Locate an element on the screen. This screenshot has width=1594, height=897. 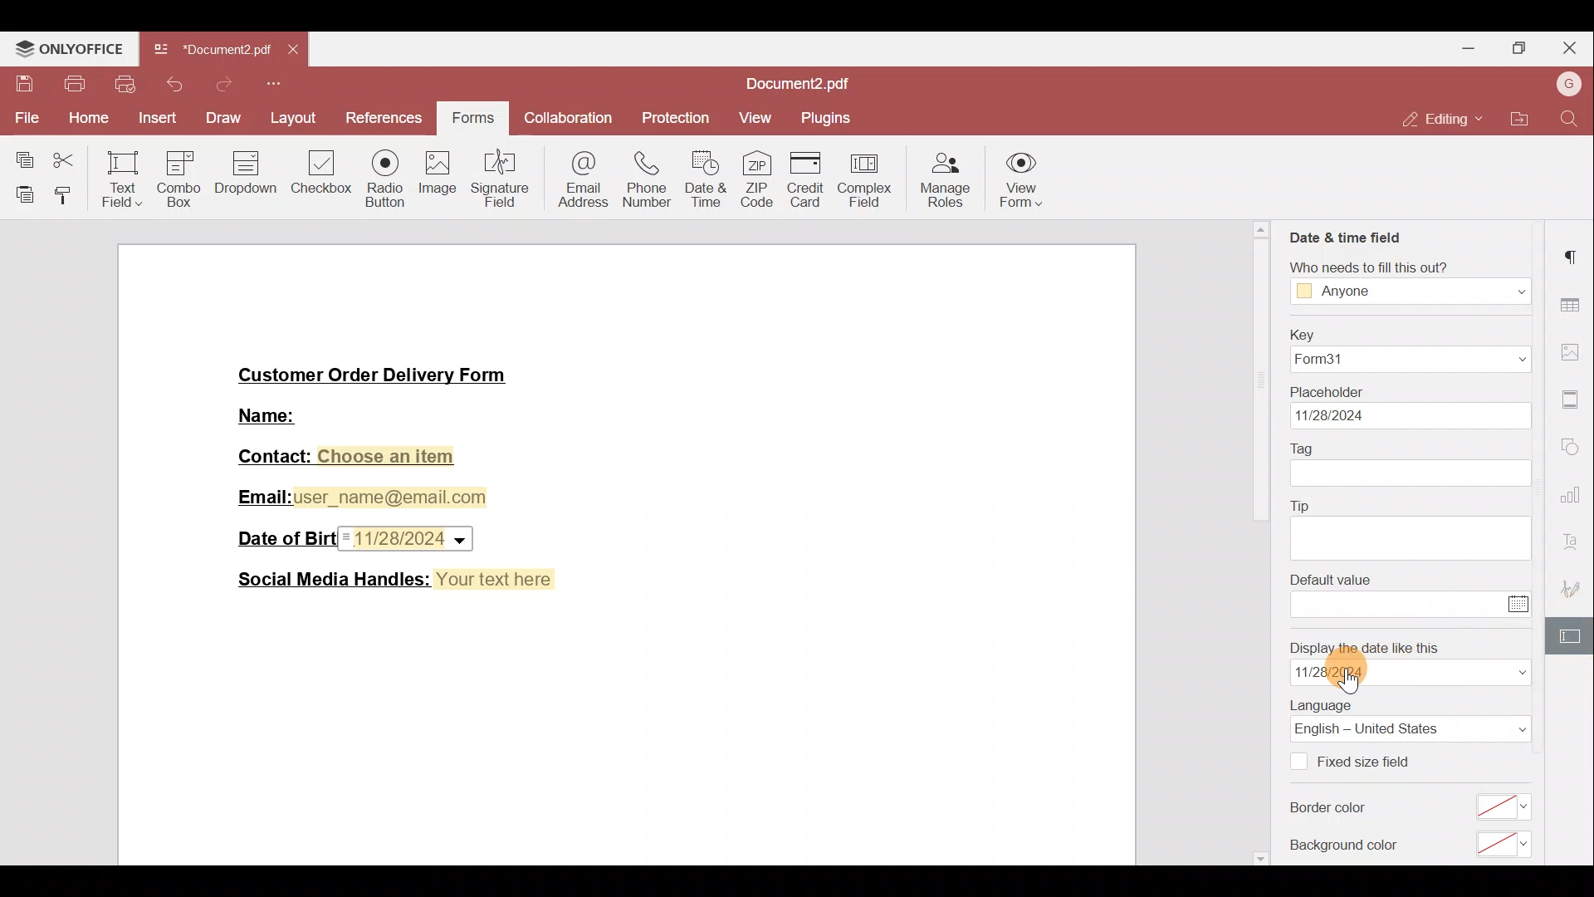
enter value is located at coordinates (1397, 603).